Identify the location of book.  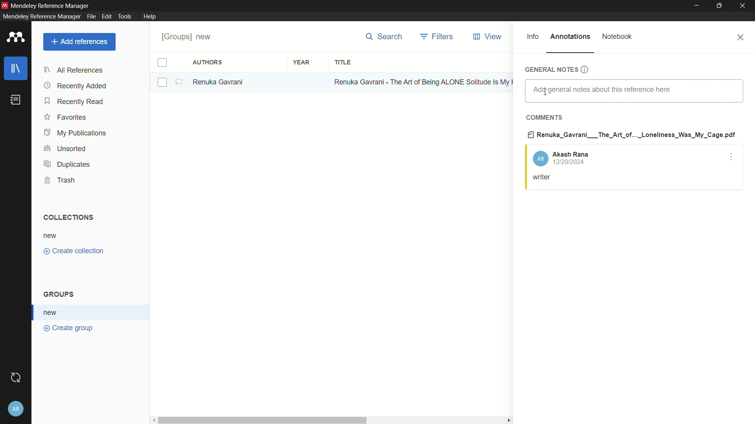
(16, 100).